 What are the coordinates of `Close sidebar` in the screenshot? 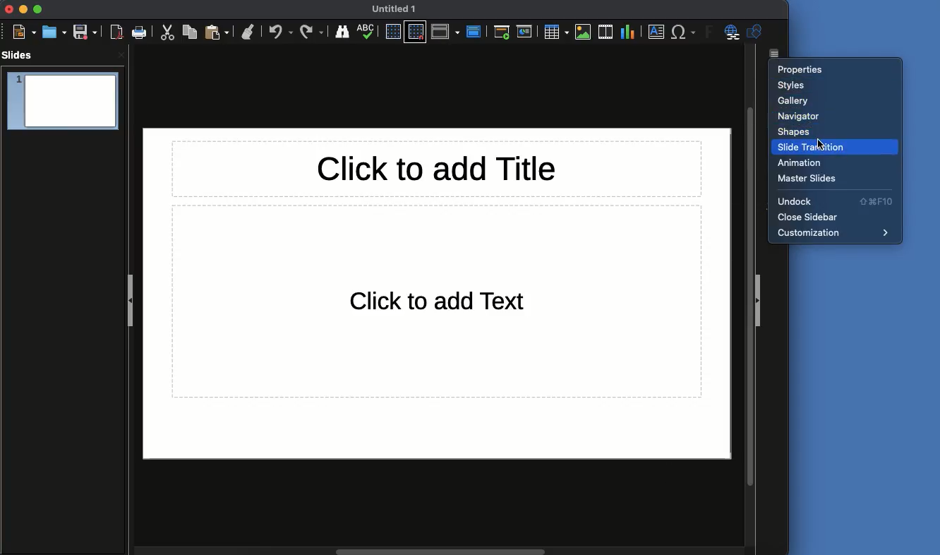 It's located at (809, 217).